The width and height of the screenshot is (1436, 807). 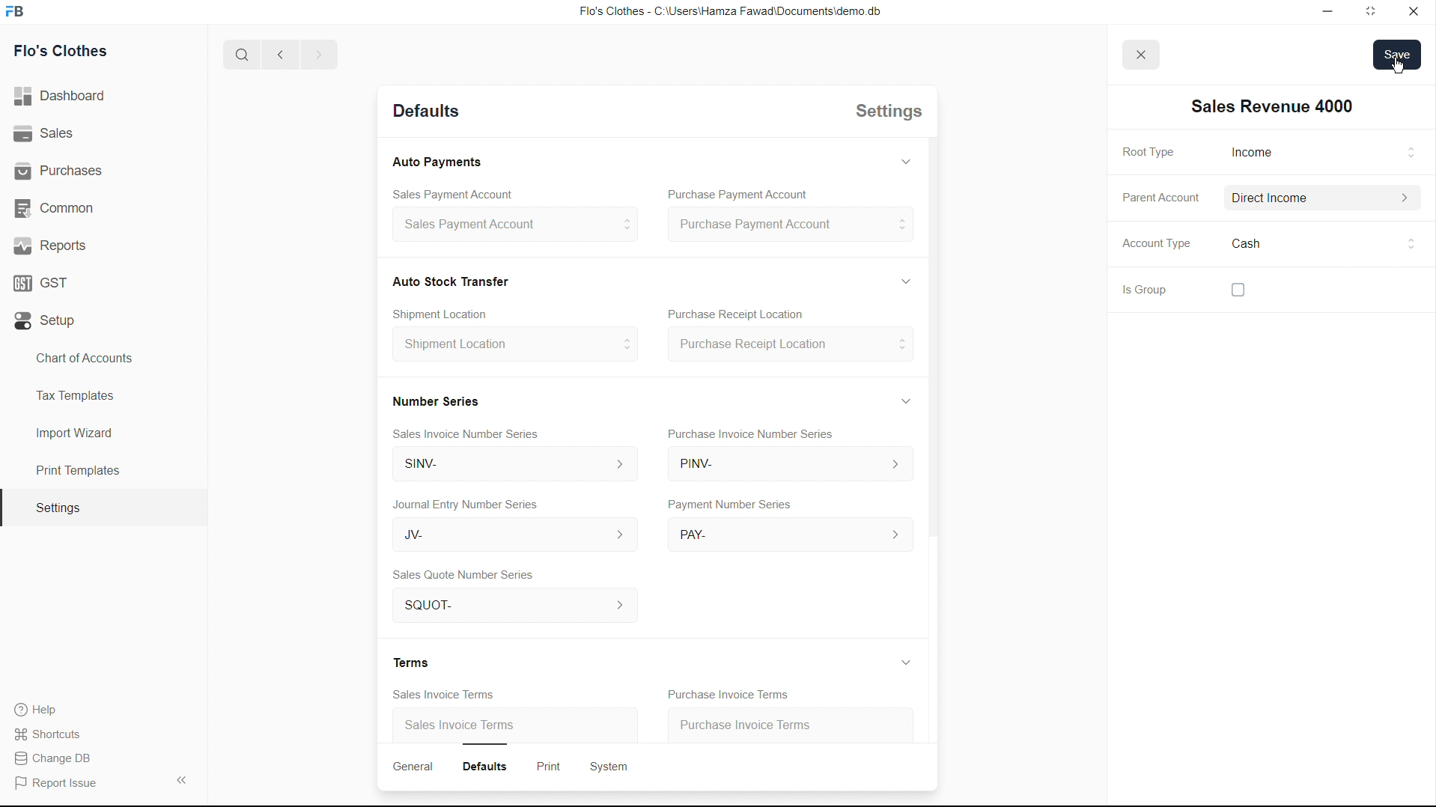 I want to click on Print Templates, so click(x=76, y=470).